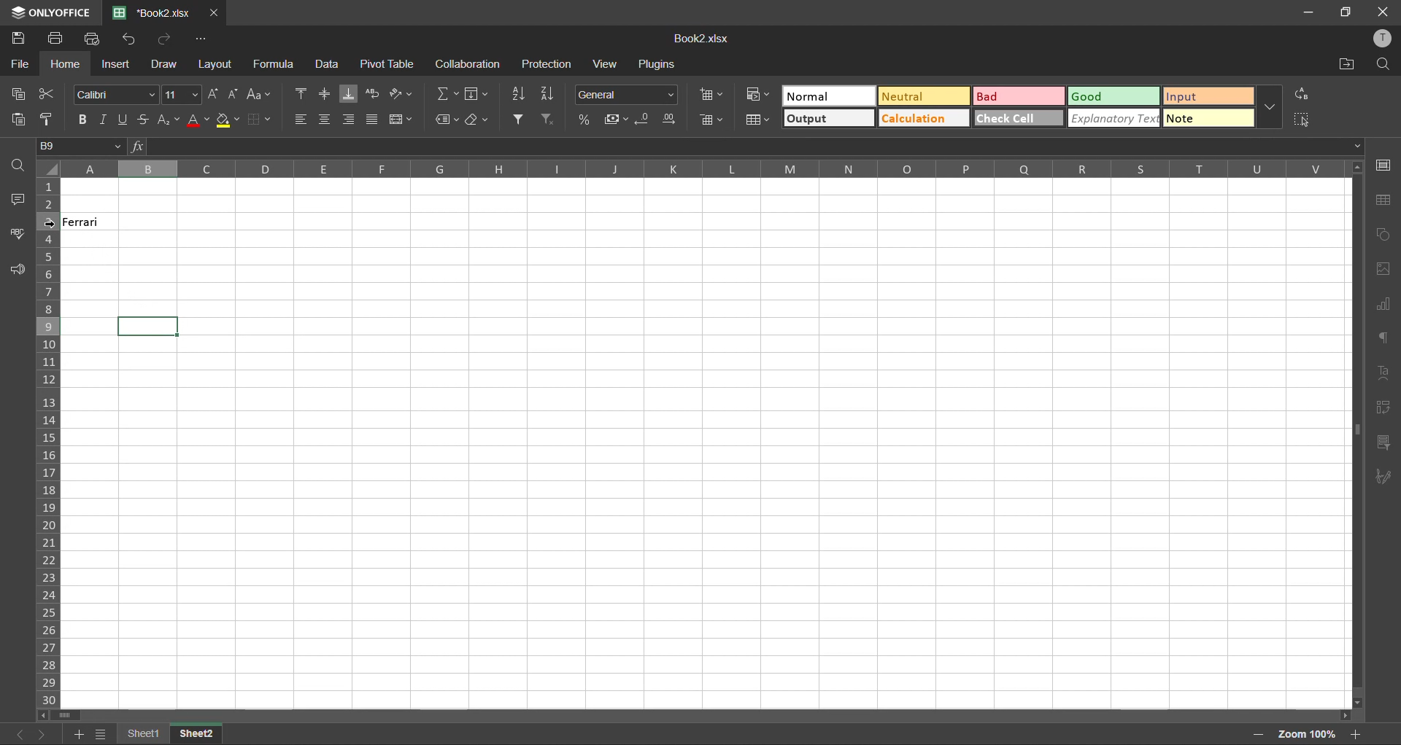 The image size is (1401, 745). I want to click on table, so click(1385, 202).